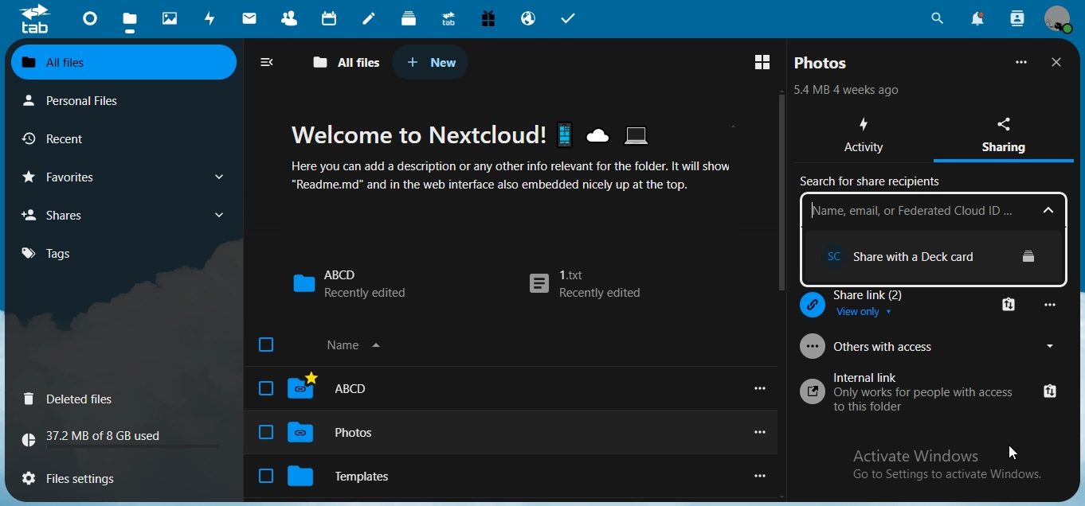 This screenshot has height=506, width=1085. I want to click on share link, so click(879, 308).